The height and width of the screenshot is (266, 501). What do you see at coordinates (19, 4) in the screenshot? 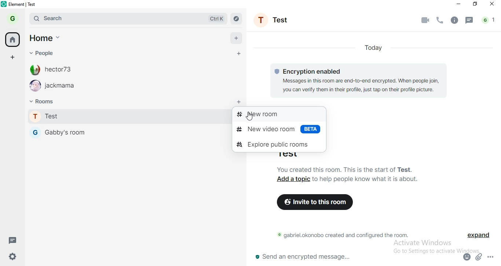
I see `element | test` at bounding box center [19, 4].